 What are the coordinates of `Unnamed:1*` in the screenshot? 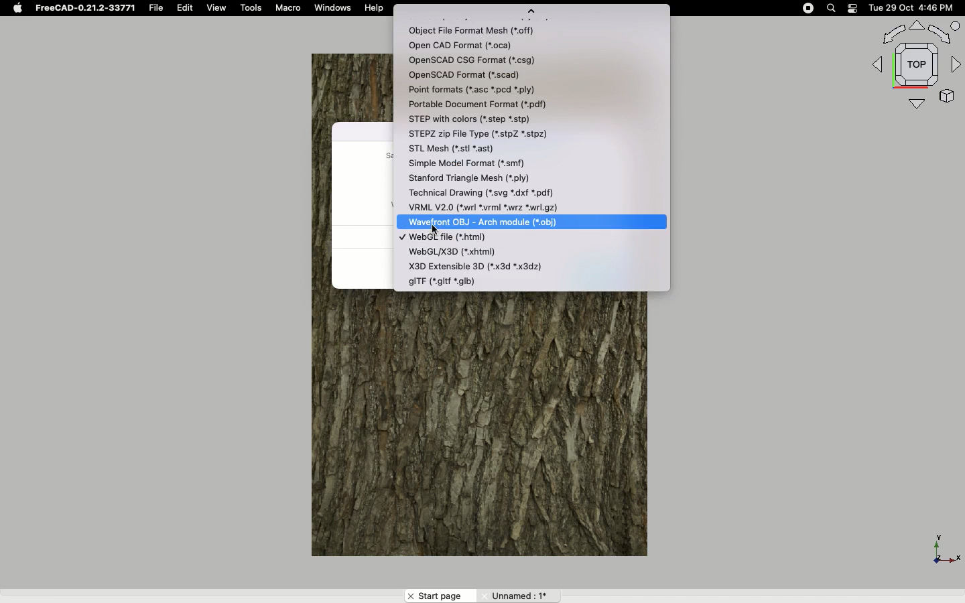 It's located at (518, 595).